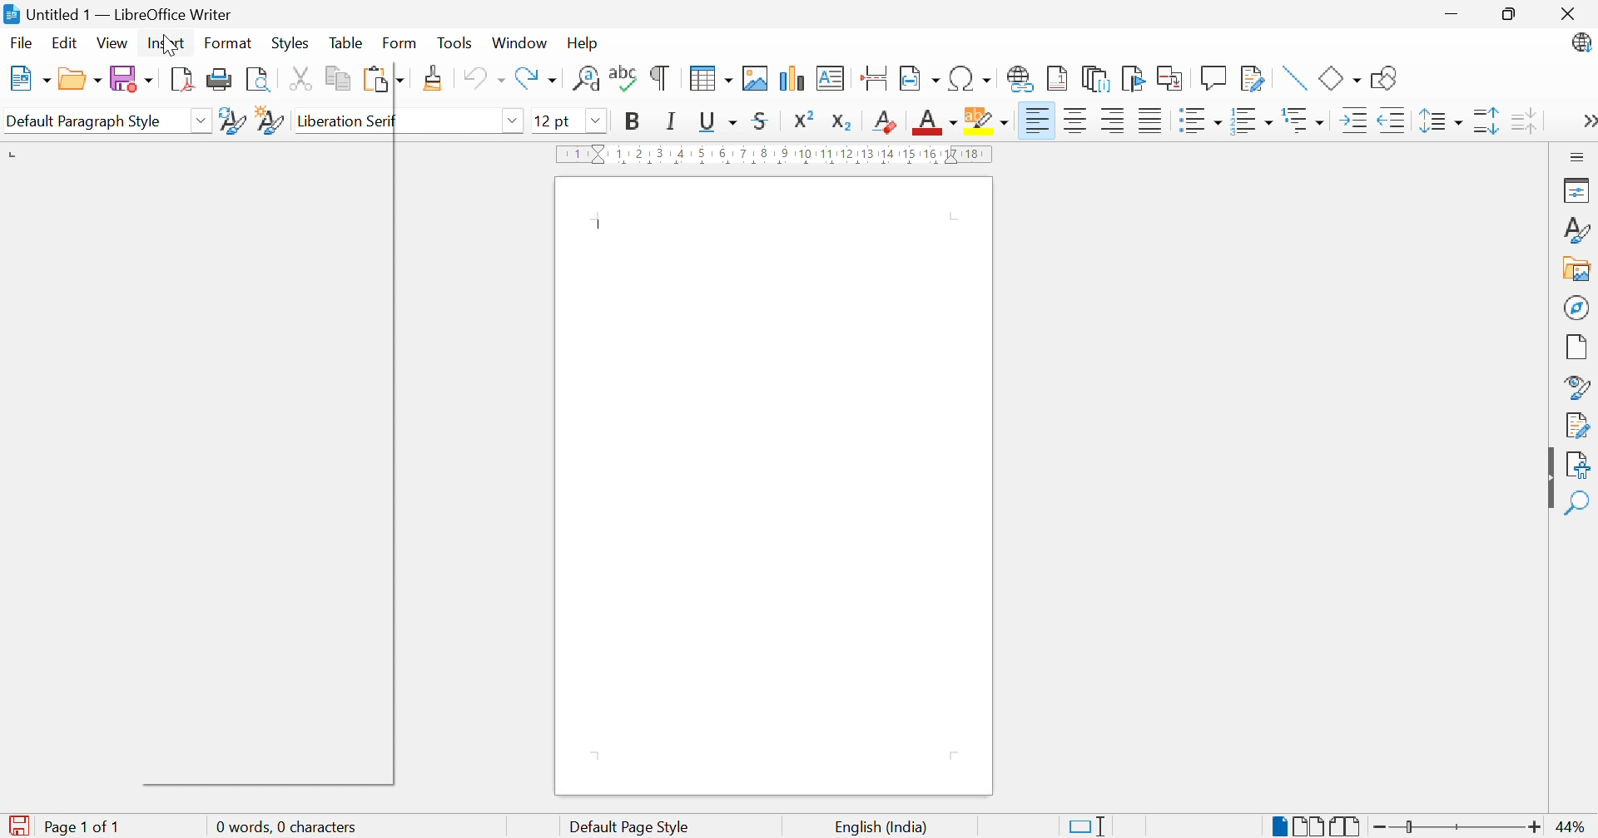  Describe the element at coordinates (537, 80) in the screenshot. I see `Redo` at that location.